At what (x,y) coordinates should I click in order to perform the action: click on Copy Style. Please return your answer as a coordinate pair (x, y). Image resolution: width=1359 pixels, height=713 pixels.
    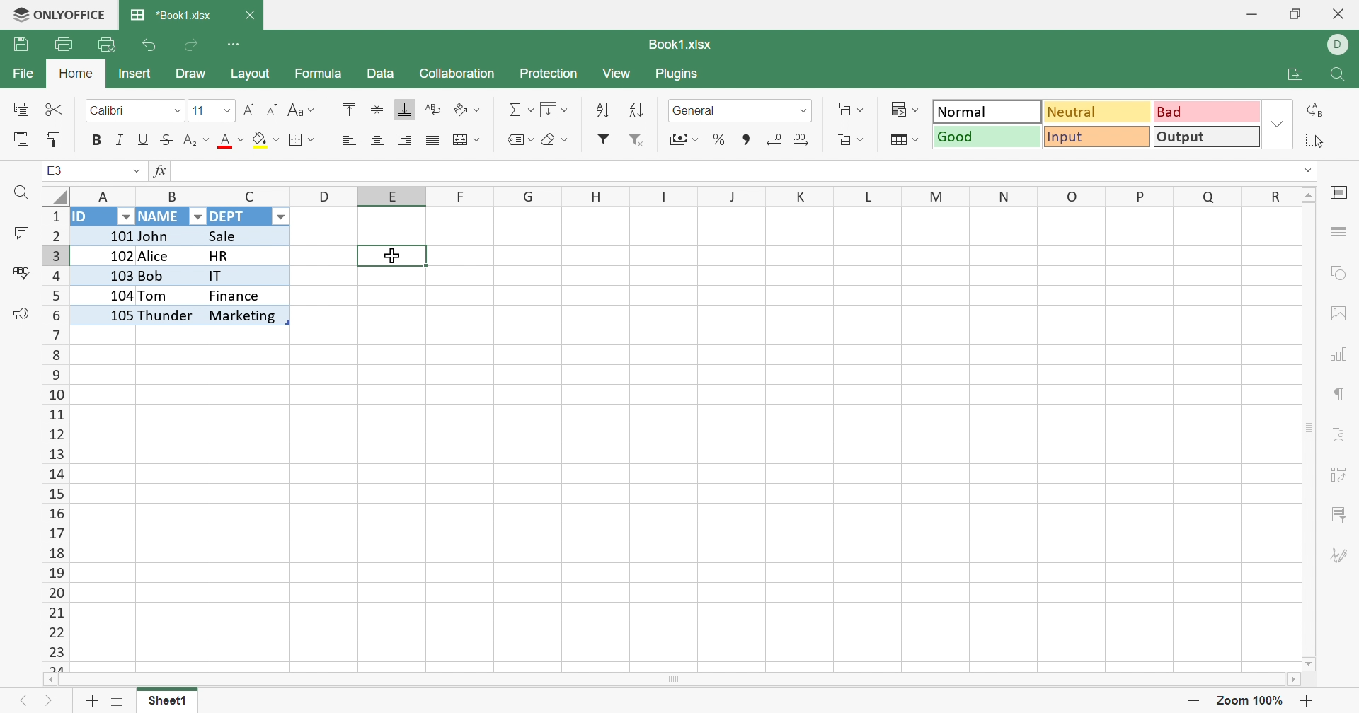
    Looking at the image, I should click on (56, 141).